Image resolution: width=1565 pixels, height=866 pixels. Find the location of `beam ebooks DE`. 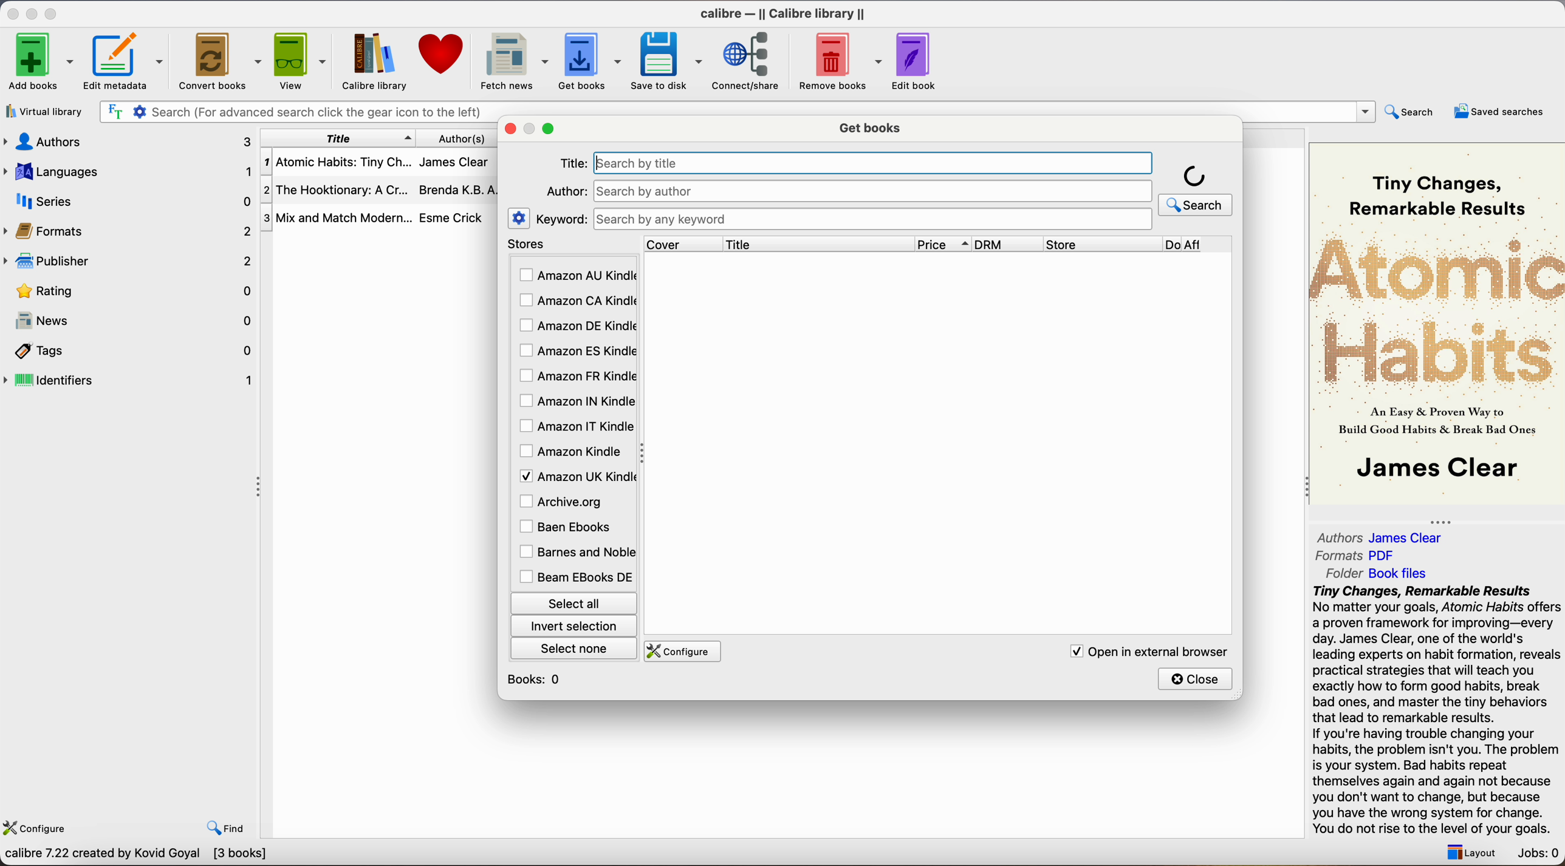

beam ebooks DE is located at coordinates (575, 577).